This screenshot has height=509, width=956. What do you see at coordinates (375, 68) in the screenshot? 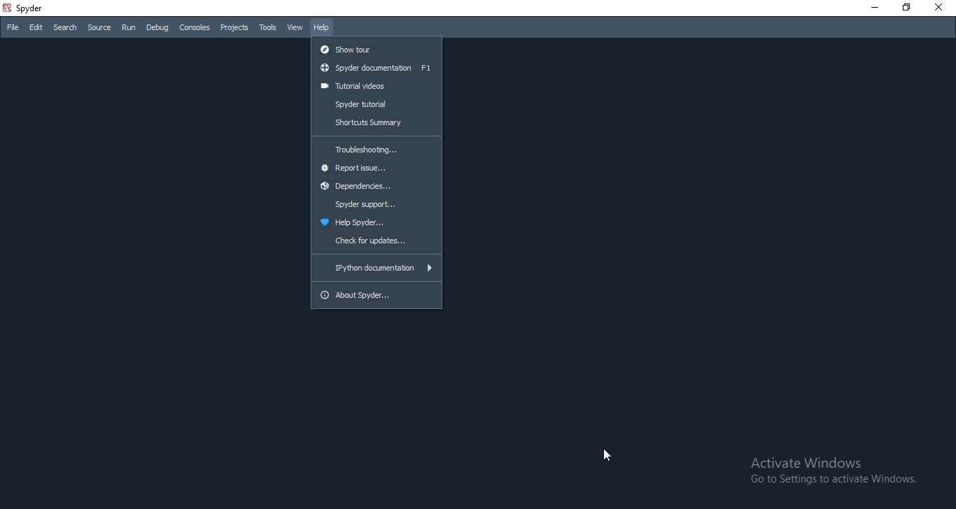
I see `spyder documentation` at bounding box center [375, 68].